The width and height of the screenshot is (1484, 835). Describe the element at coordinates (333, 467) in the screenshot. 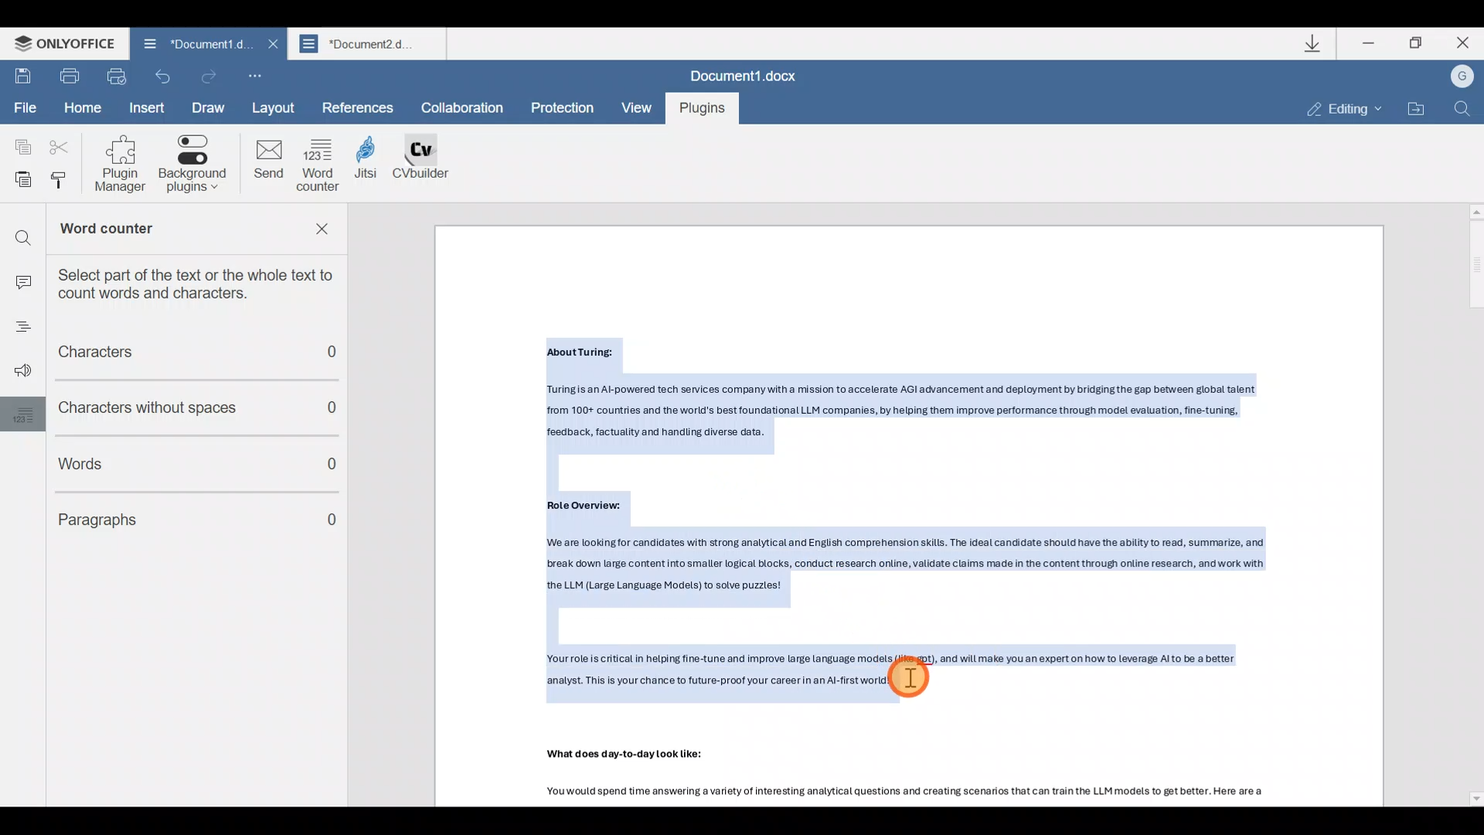

I see `0` at that location.